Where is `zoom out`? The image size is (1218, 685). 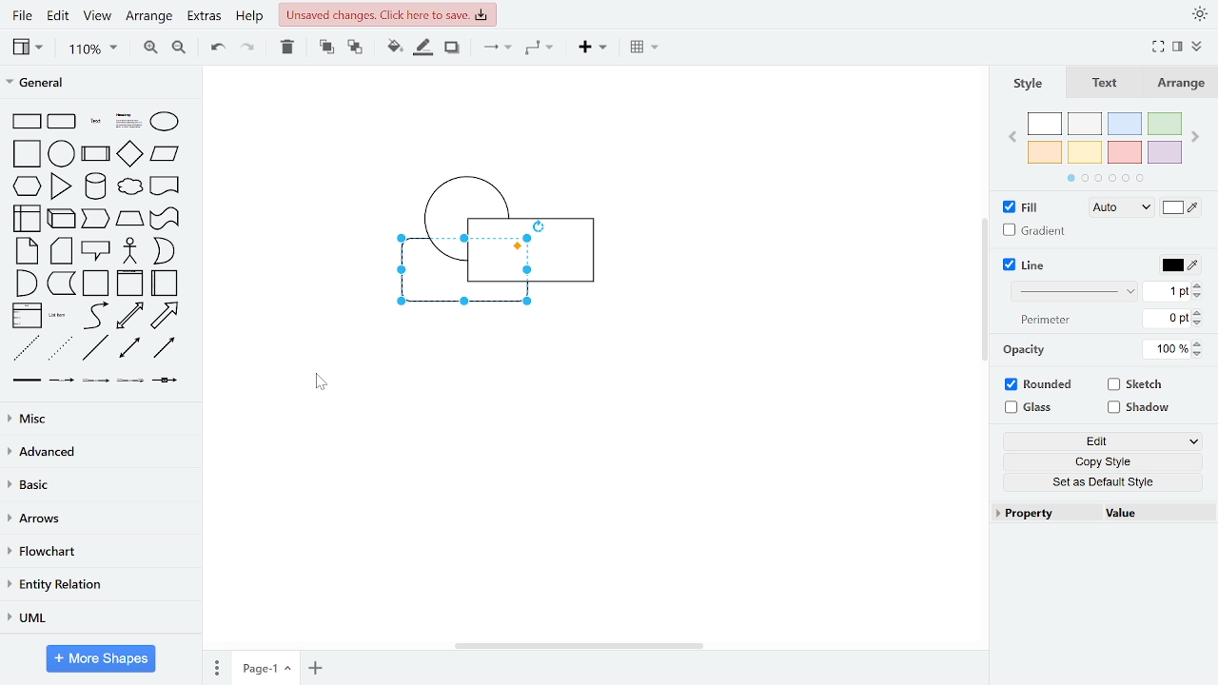
zoom out is located at coordinates (181, 49).